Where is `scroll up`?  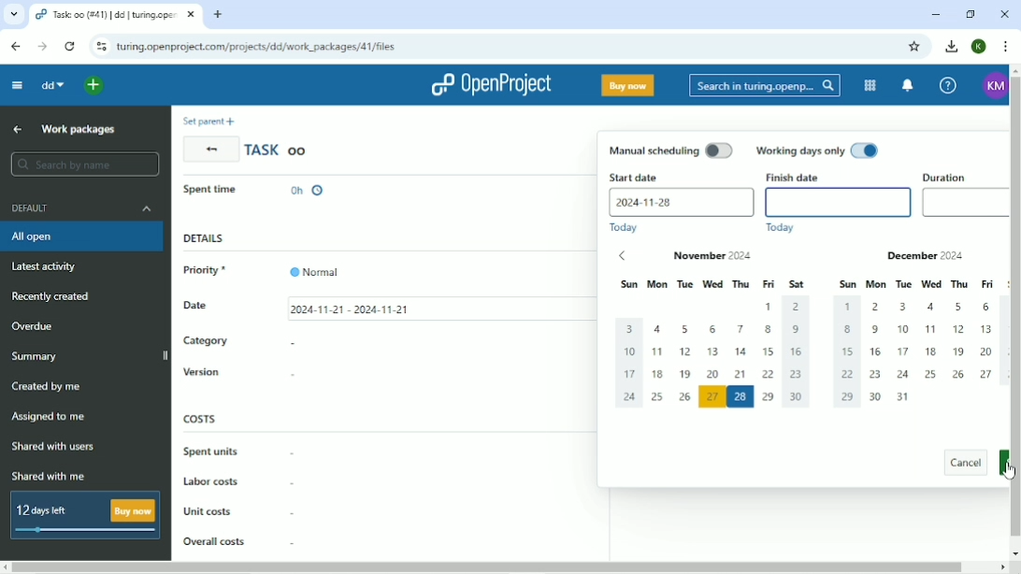
scroll up is located at coordinates (1014, 69).